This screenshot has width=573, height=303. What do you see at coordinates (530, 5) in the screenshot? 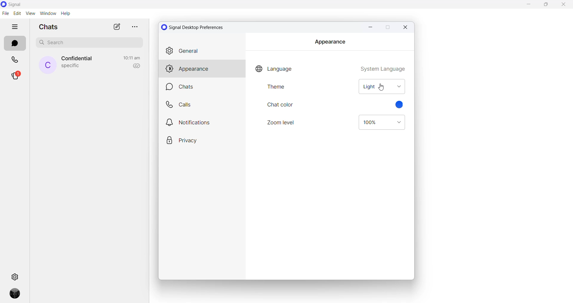
I see `minimize` at bounding box center [530, 5].